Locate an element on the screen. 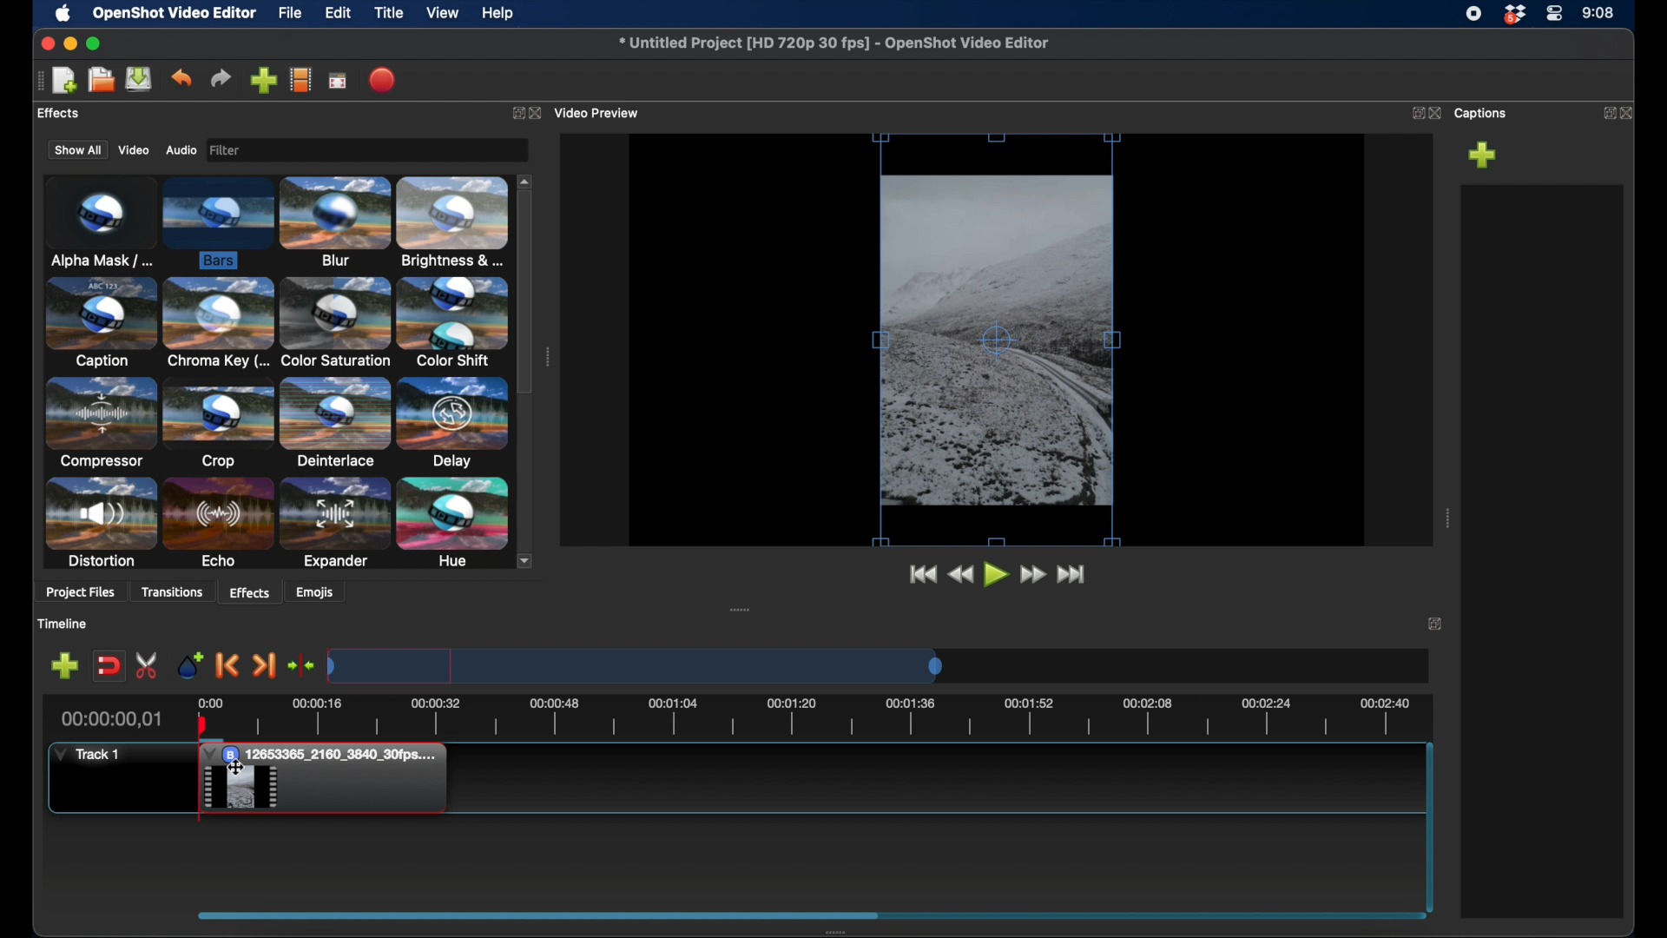  deinterlace is located at coordinates (333, 424).